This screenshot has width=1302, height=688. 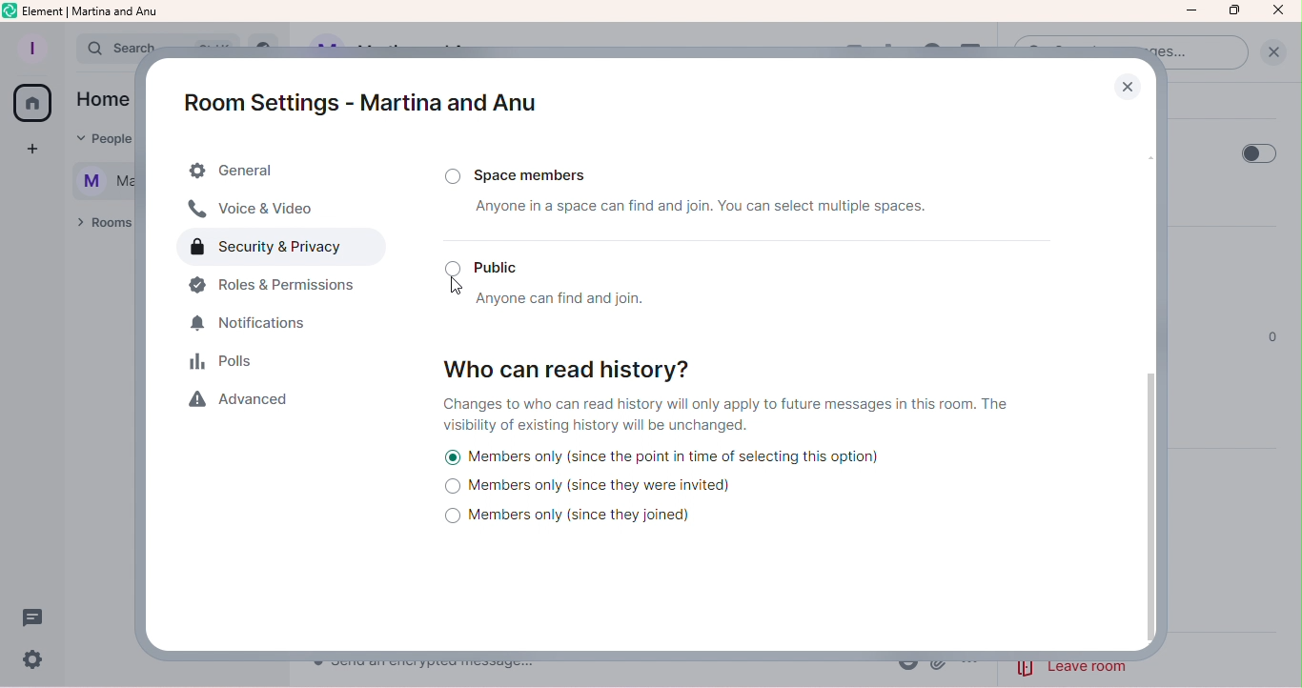 I want to click on Notifications, so click(x=258, y=324).